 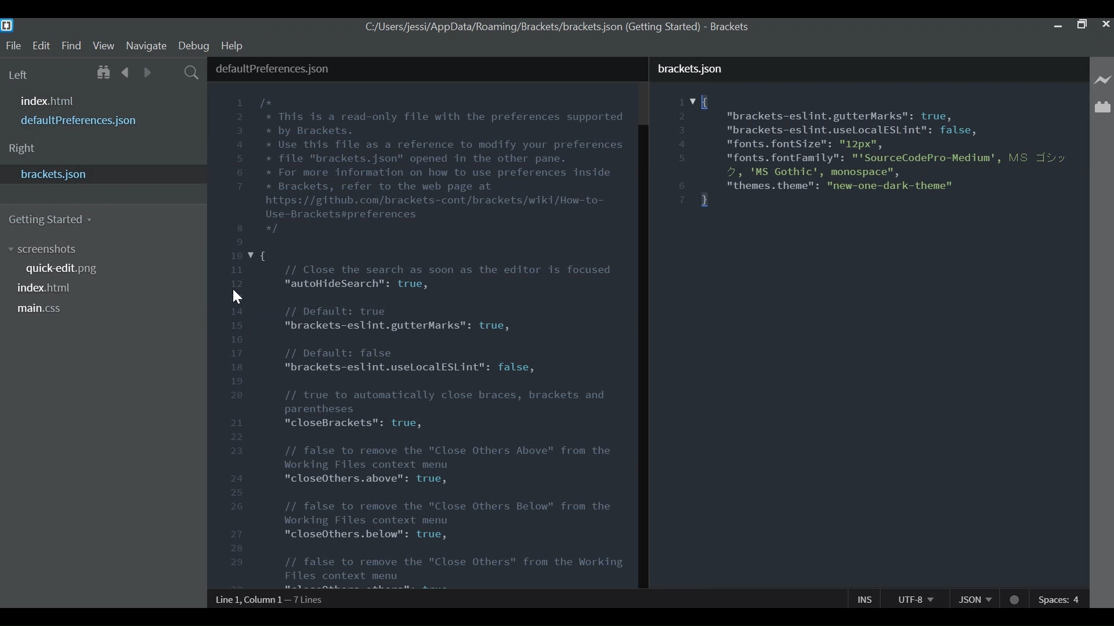 I want to click on main.css, so click(x=48, y=311).